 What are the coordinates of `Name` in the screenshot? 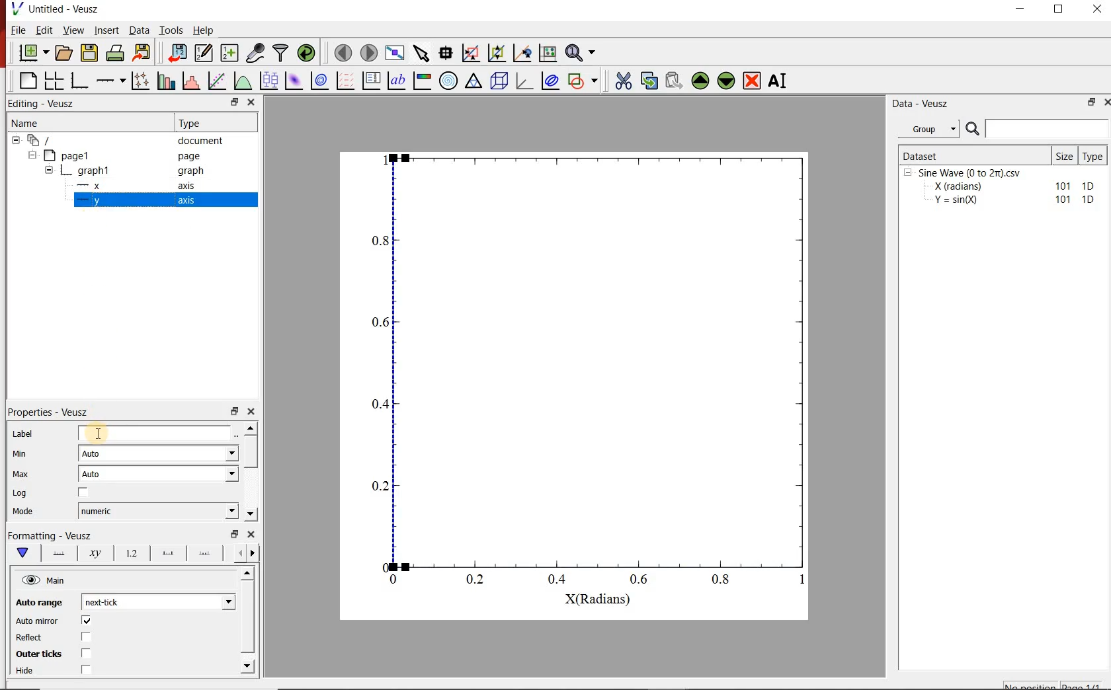 It's located at (24, 122).